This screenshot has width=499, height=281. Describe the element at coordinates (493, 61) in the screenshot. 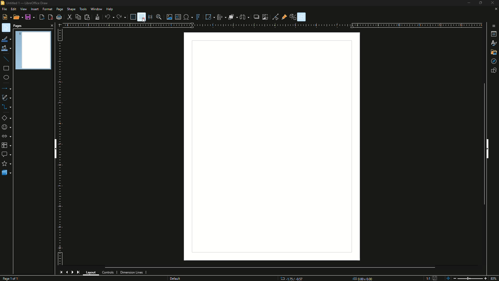

I see `Drag mode` at that location.